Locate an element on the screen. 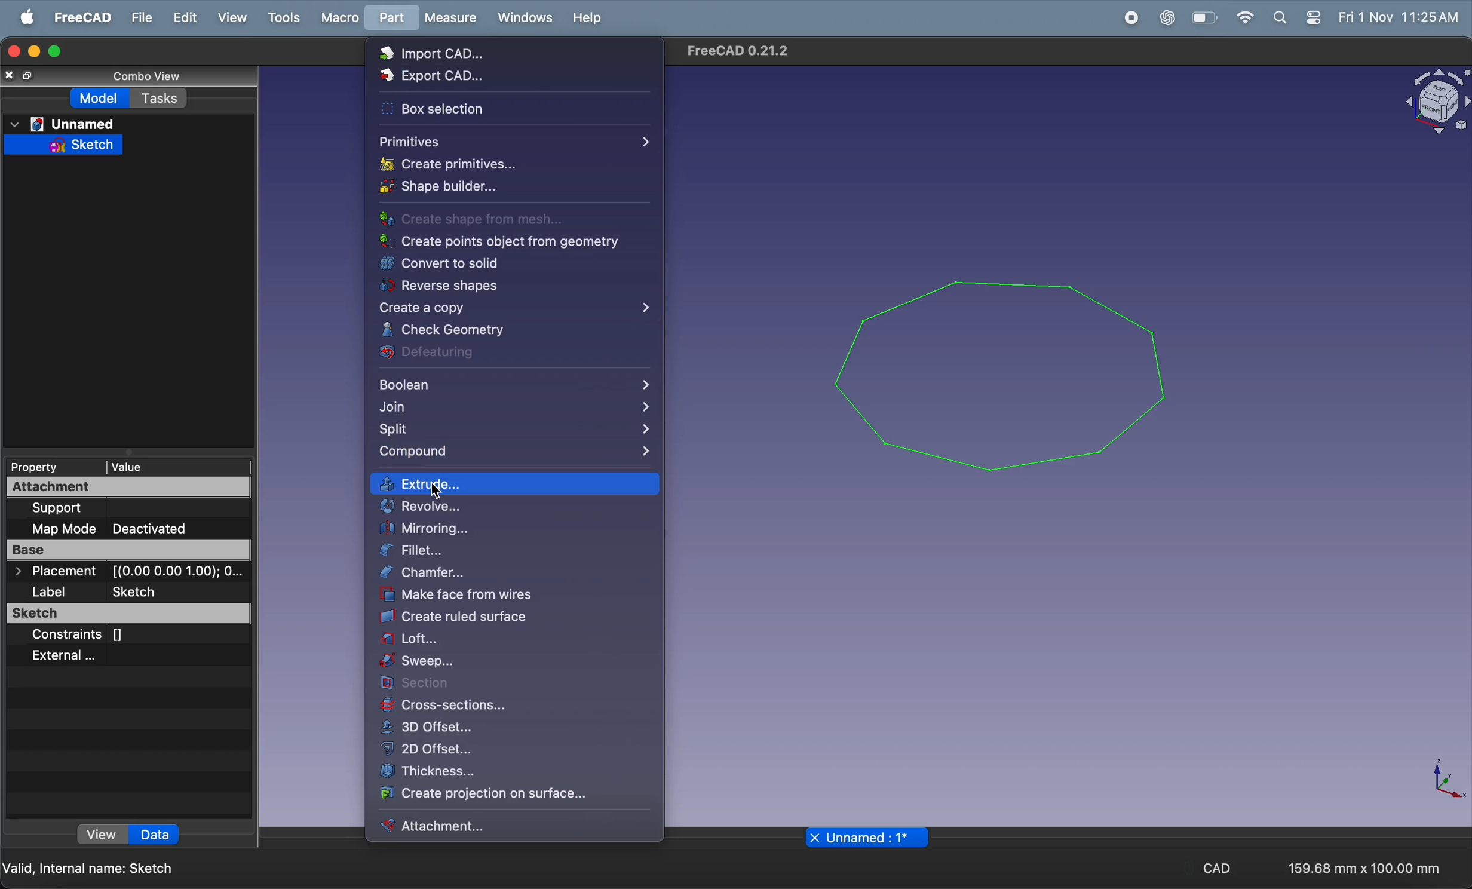 This screenshot has height=889, width=1472. apple menu is located at coordinates (23, 17).